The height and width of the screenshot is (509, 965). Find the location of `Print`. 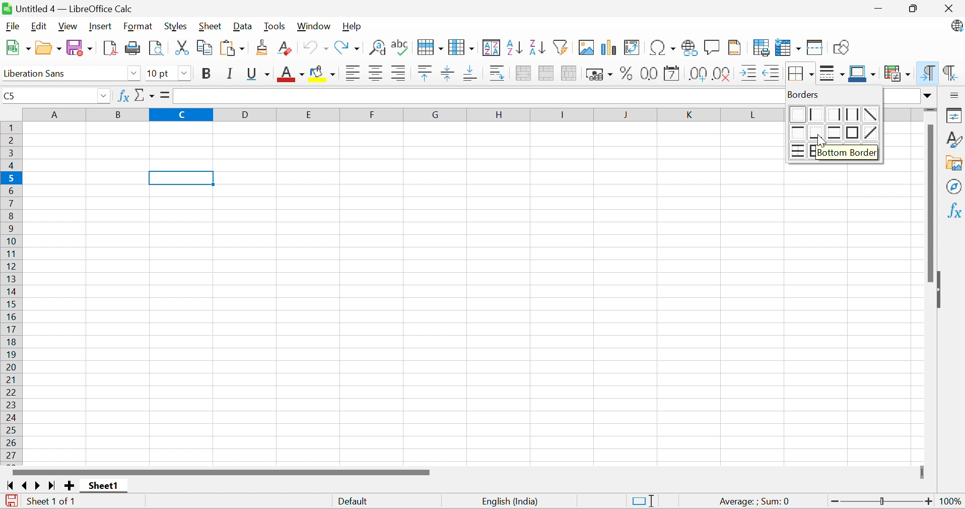

Print is located at coordinates (133, 48).